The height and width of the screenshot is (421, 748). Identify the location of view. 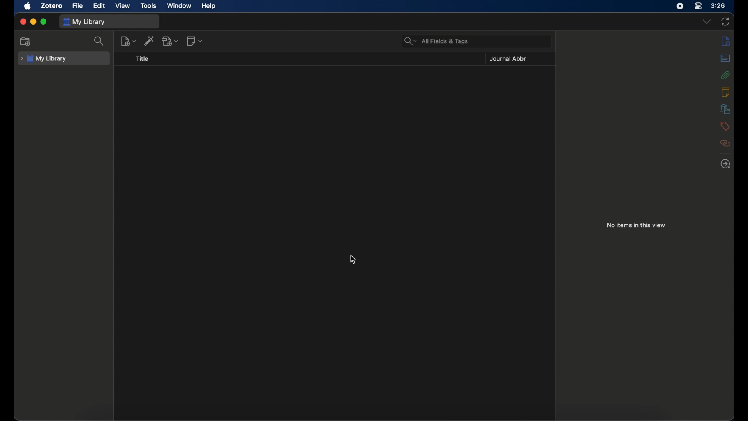
(122, 6).